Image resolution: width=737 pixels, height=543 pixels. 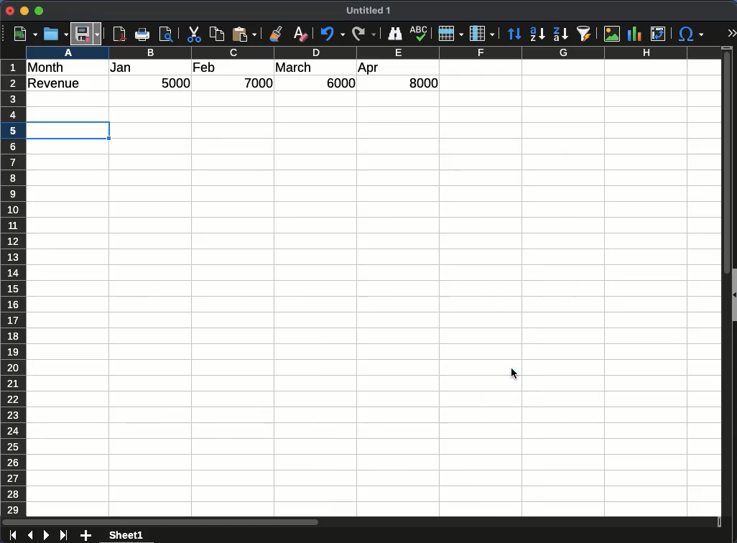 What do you see at coordinates (204, 67) in the screenshot?
I see `feb` at bounding box center [204, 67].